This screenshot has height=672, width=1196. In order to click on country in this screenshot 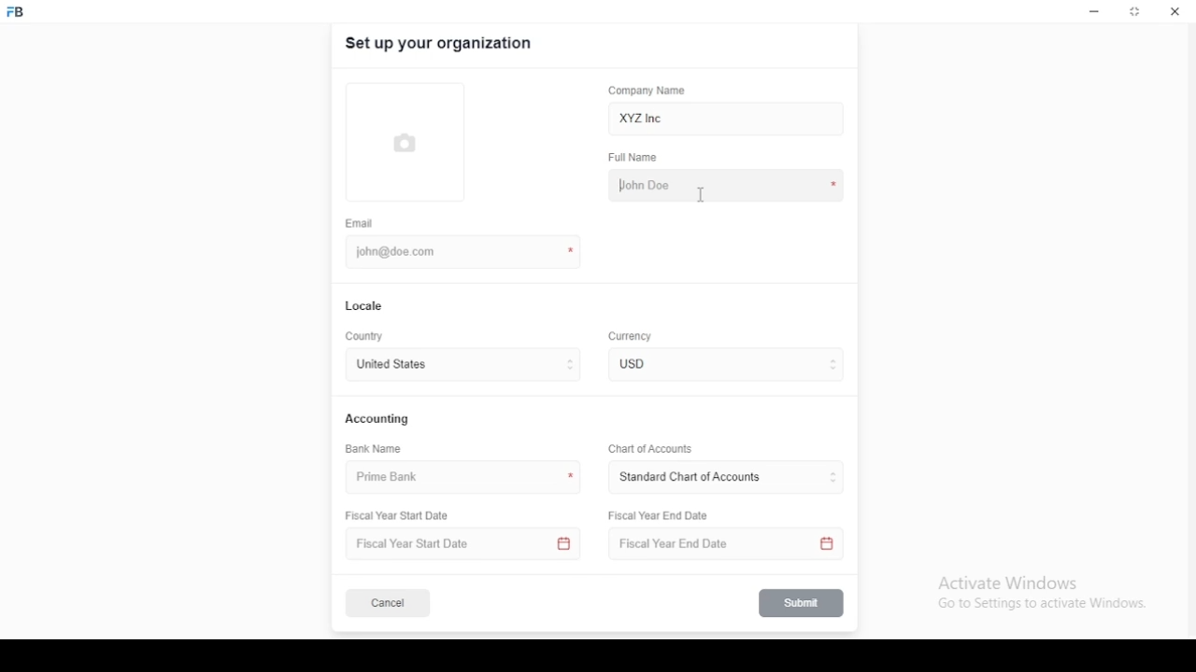, I will do `click(366, 337)`.